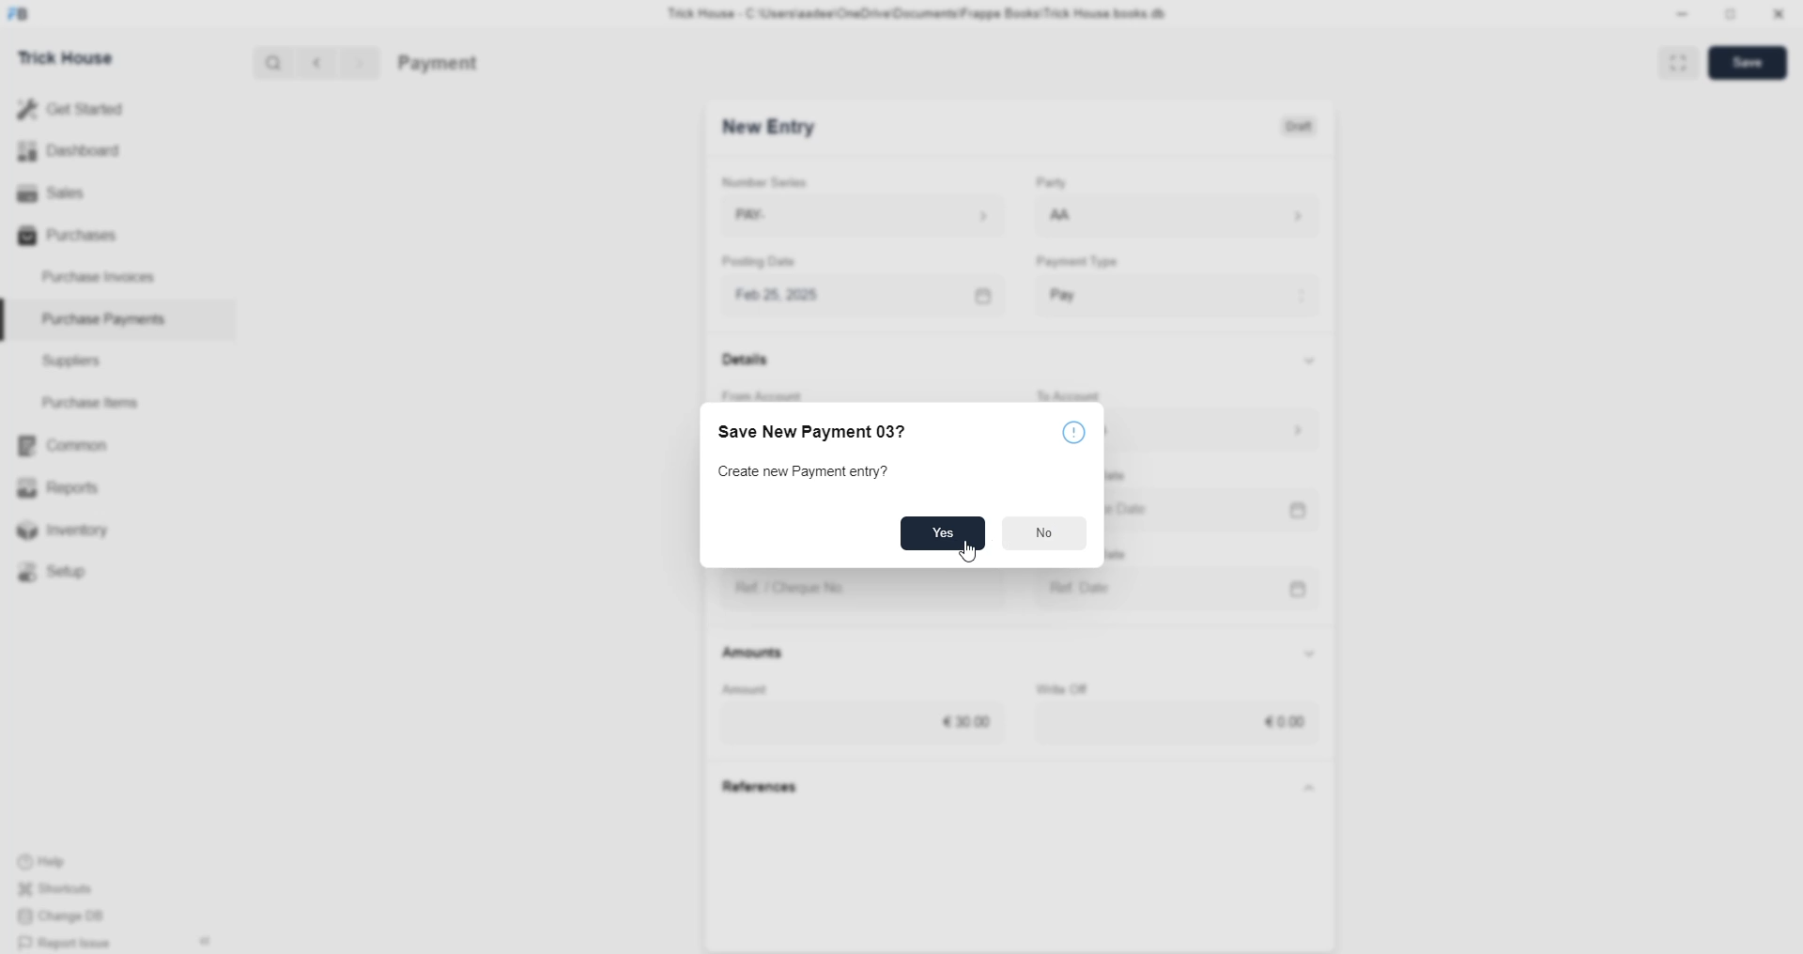  Describe the element at coordinates (965, 555) in the screenshot. I see `cursor` at that location.